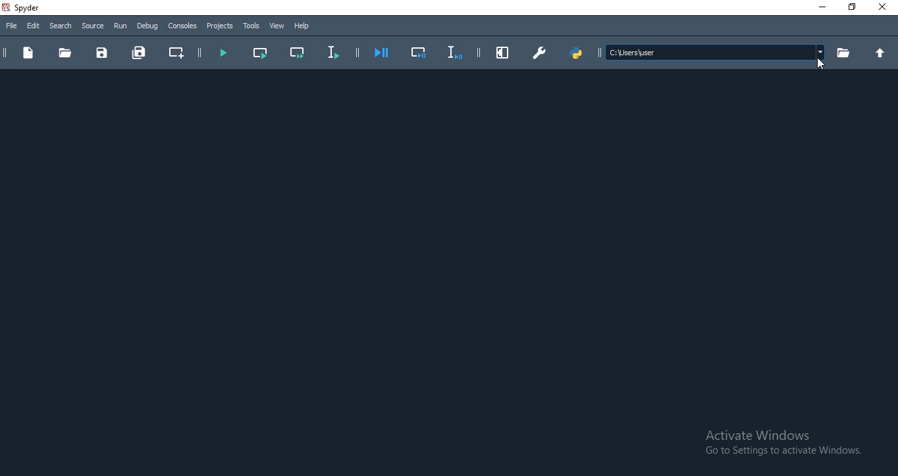 Image resolution: width=898 pixels, height=476 pixels. I want to click on Default Start Pane, so click(446, 272).